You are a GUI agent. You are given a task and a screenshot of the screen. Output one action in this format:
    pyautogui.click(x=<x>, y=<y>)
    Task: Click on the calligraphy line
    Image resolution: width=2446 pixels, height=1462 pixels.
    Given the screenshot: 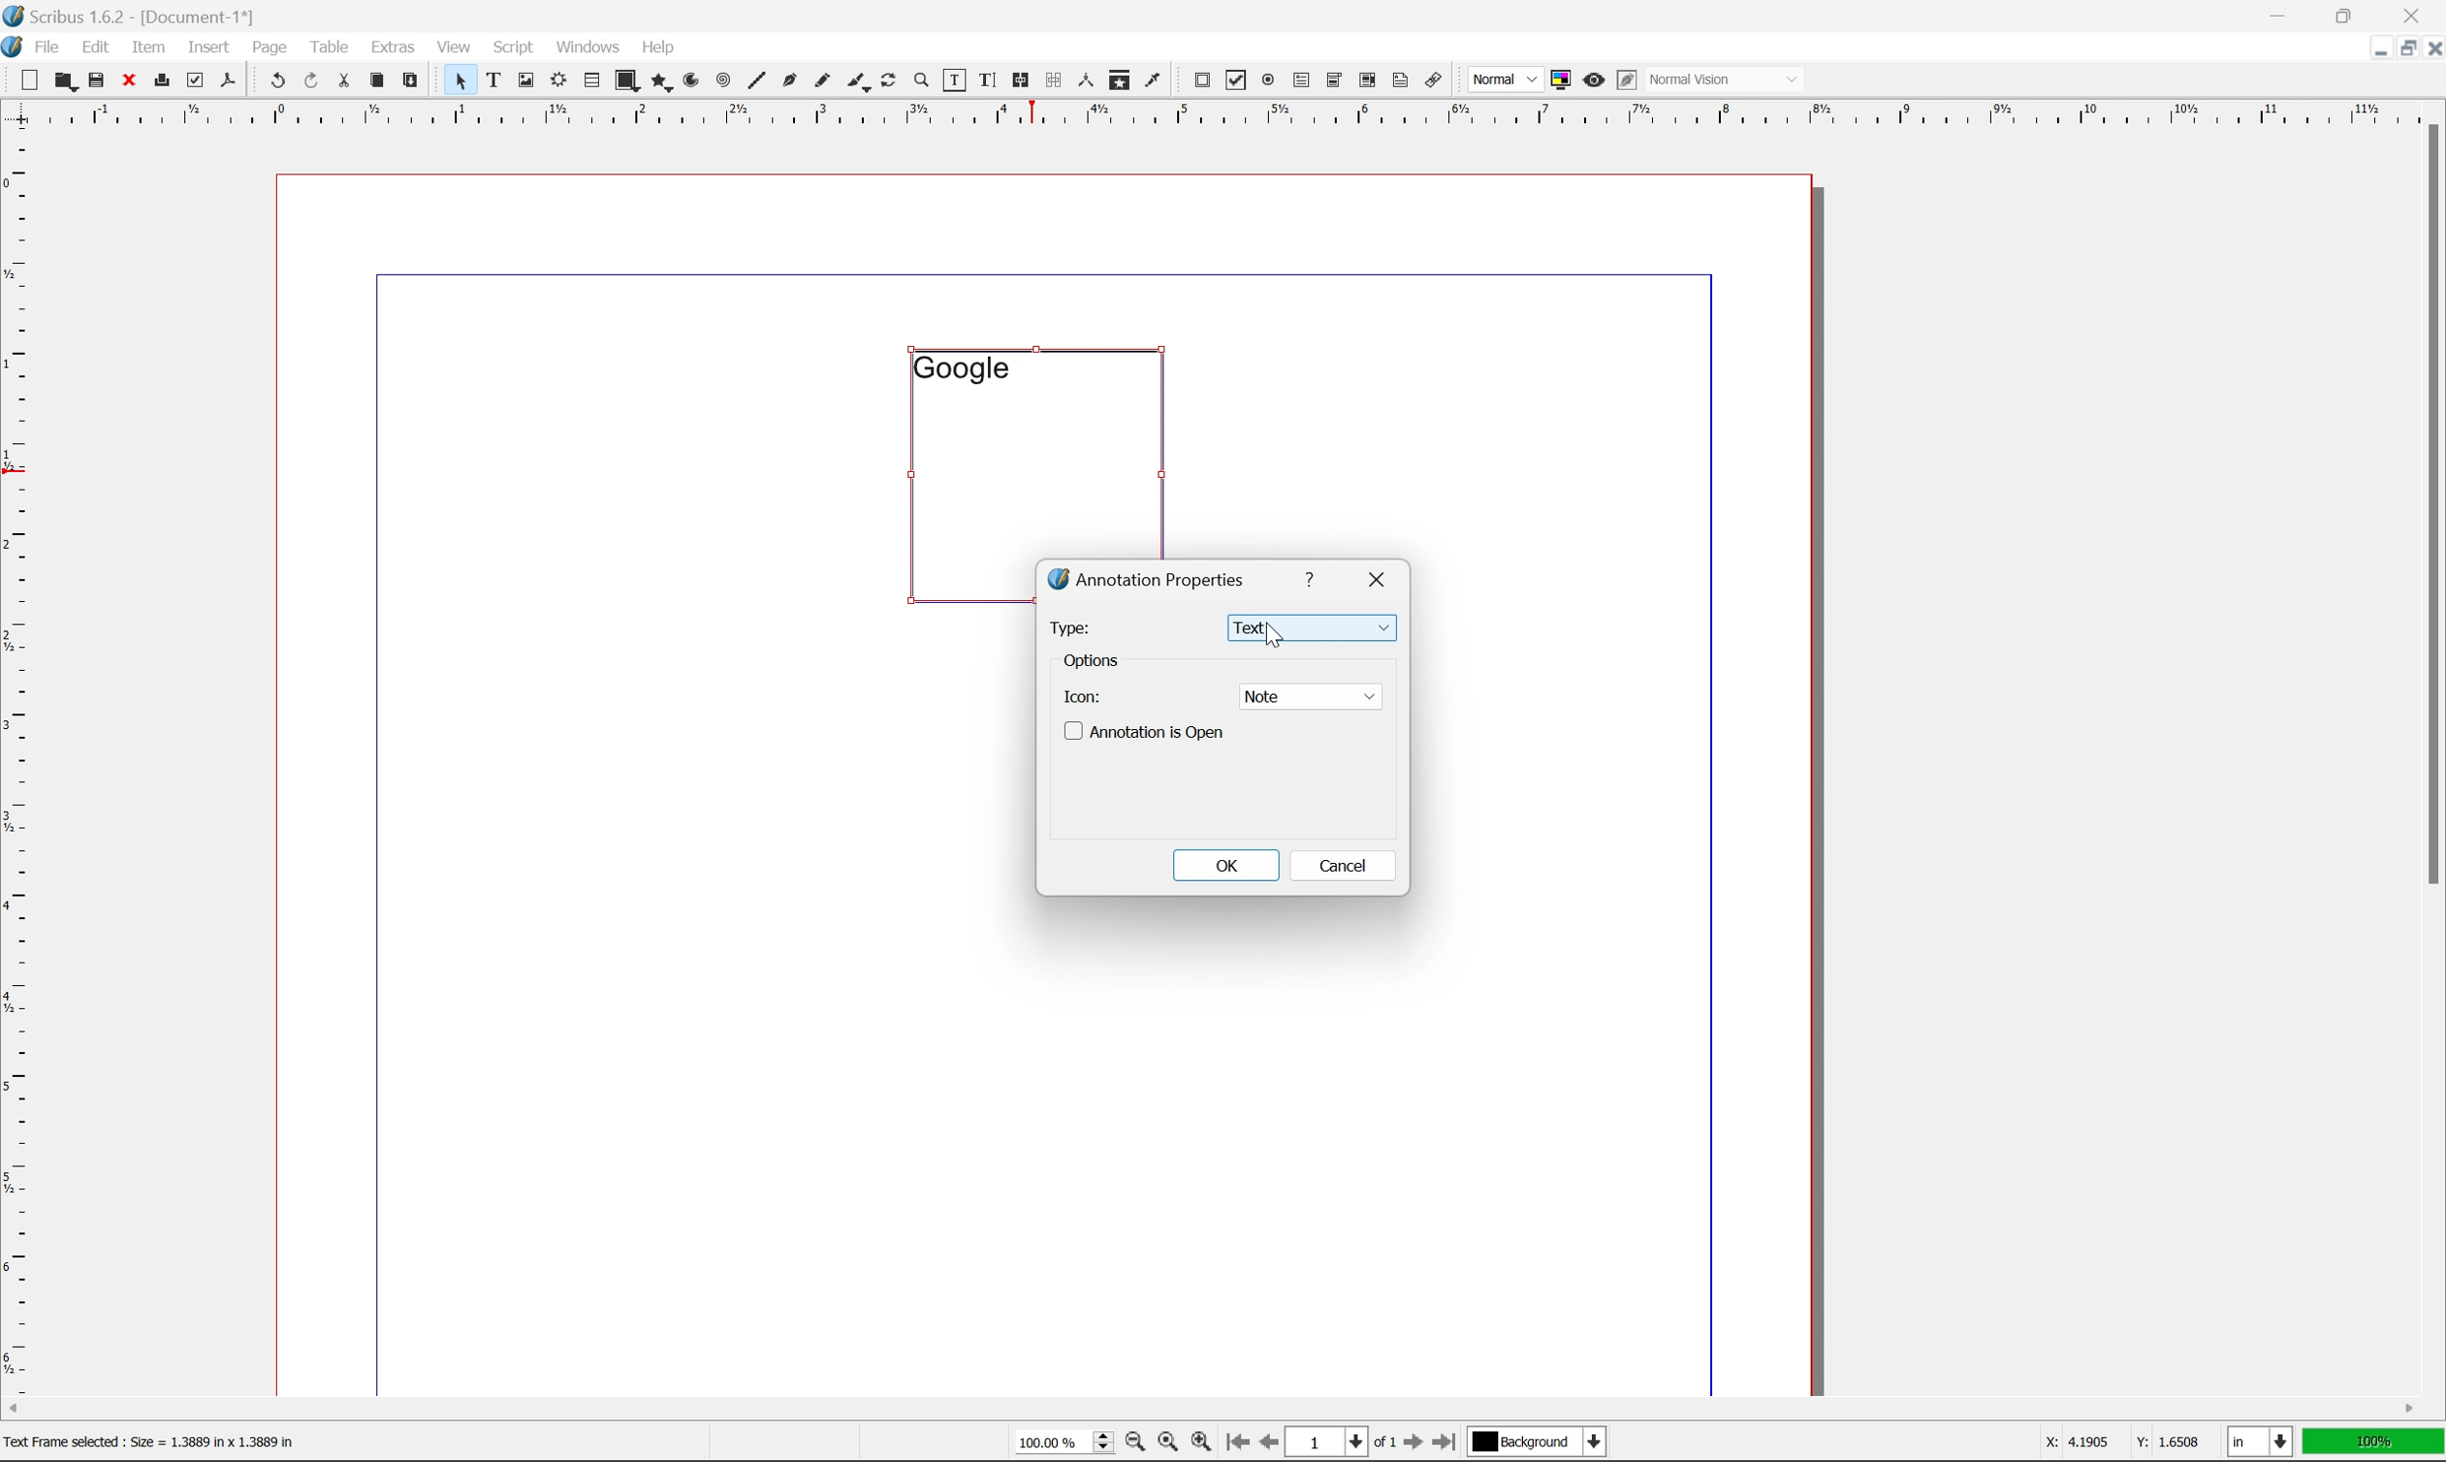 What is the action you would take?
    pyautogui.click(x=858, y=79)
    